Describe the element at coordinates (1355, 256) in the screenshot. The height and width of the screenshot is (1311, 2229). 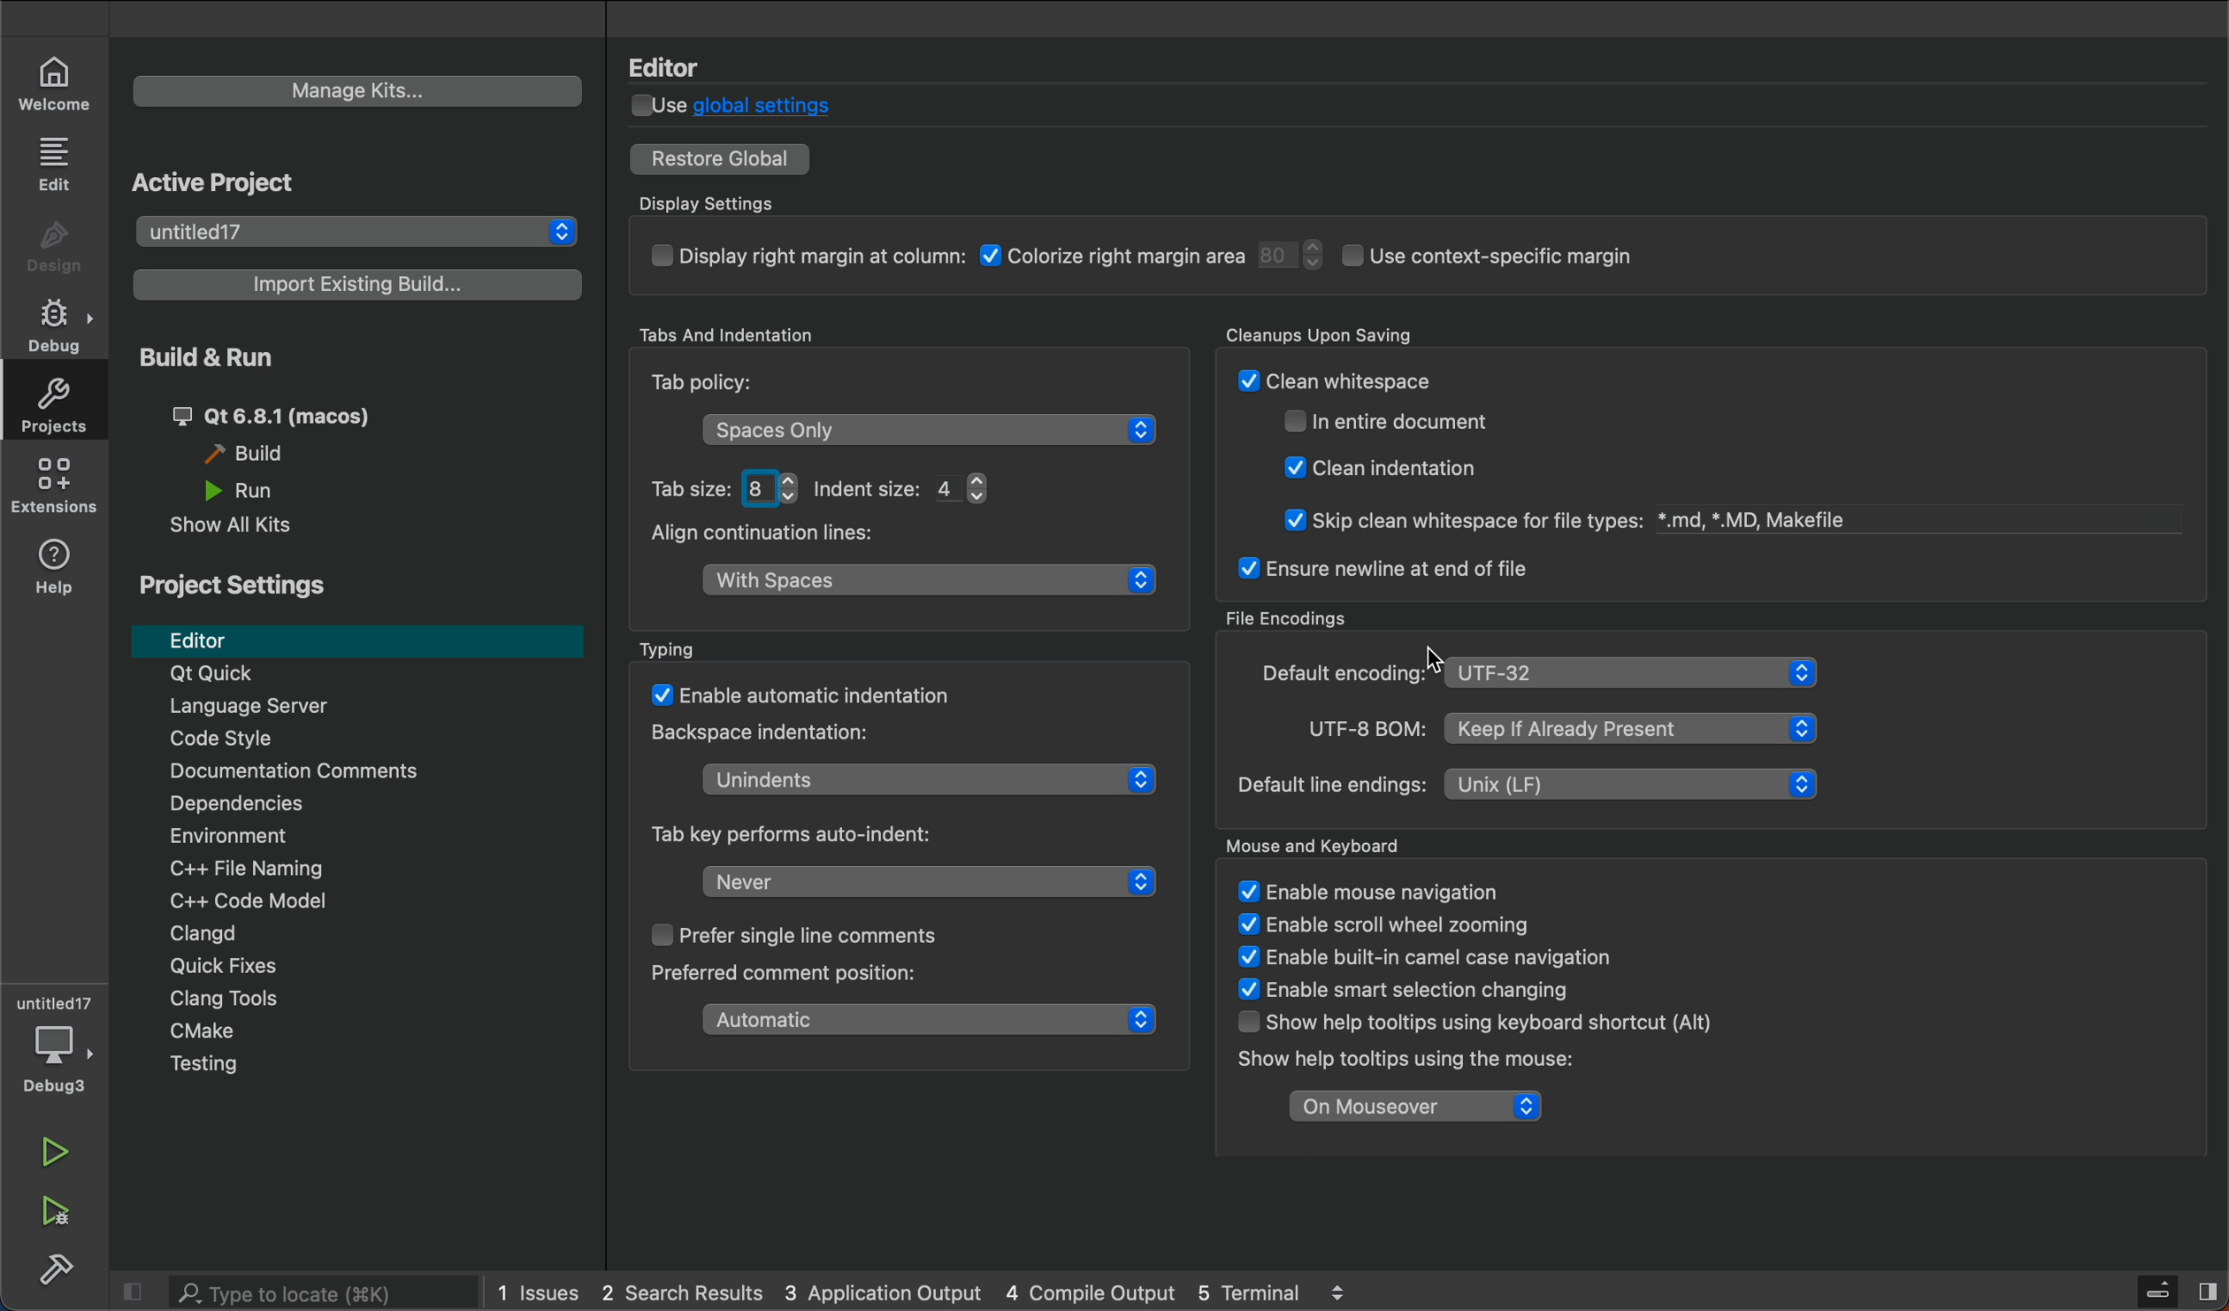
I see `display setings` at that location.